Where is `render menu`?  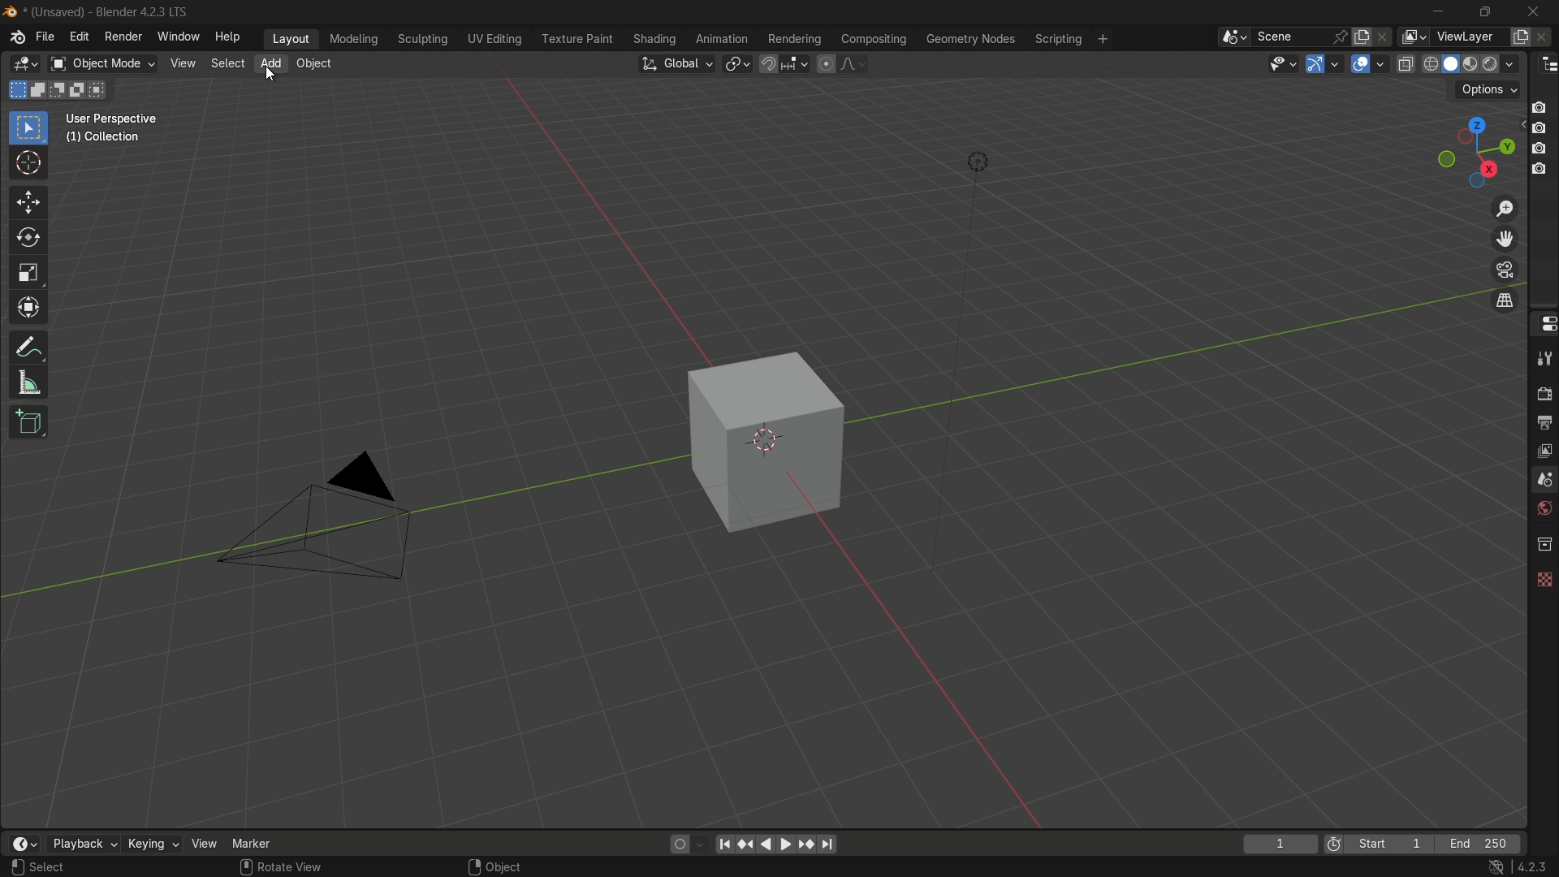
render menu is located at coordinates (122, 38).